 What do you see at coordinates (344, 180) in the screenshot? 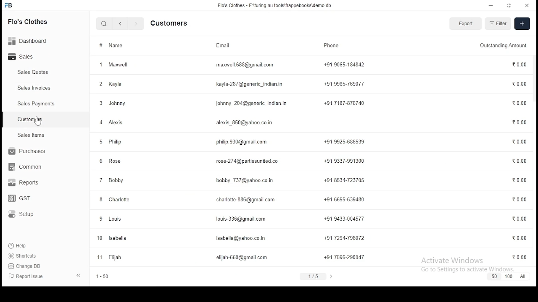
I see `+91 8534-723705` at bounding box center [344, 180].